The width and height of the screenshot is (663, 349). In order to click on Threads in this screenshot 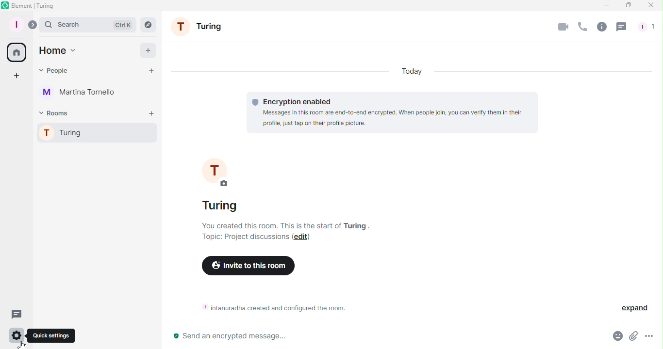, I will do `click(17, 314)`.